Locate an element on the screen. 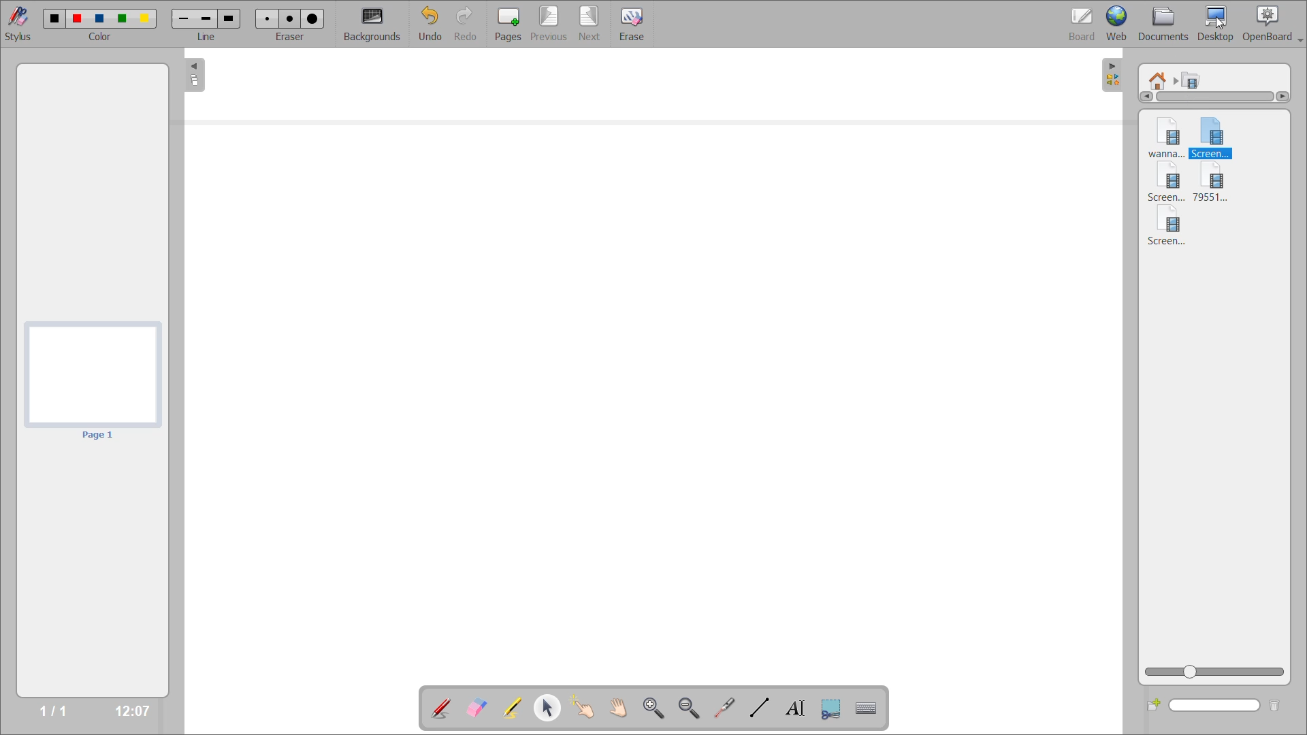 This screenshot has height=735, width=1307. openboard is located at coordinates (1275, 22).